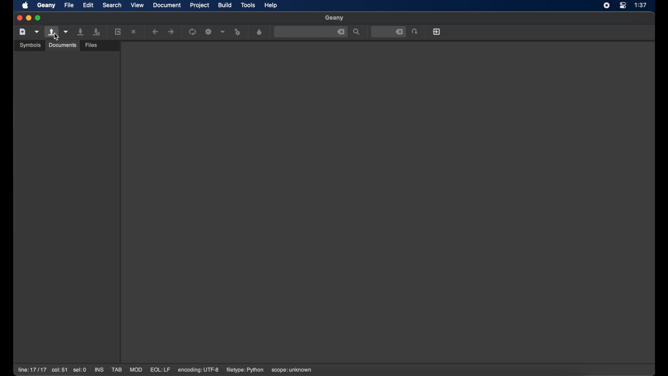 This screenshot has height=376, width=668. I want to click on project, so click(200, 5).